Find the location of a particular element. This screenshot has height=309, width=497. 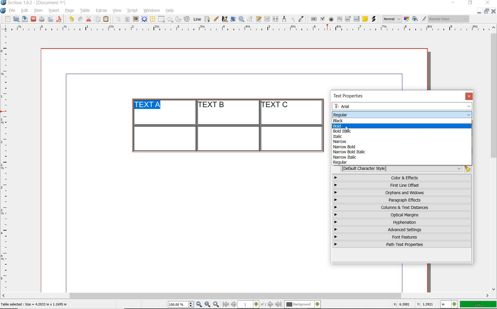

Table selected : Size = 4.2033 in x 1.1695 in is located at coordinates (34, 304).